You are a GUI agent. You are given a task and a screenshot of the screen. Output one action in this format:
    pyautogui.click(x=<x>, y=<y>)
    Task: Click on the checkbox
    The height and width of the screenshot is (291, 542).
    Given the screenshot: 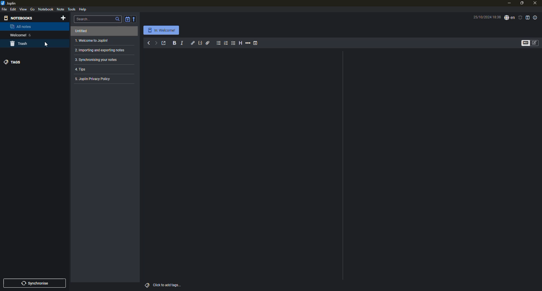 What is the action you would take?
    pyautogui.click(x=234, y=43)
    